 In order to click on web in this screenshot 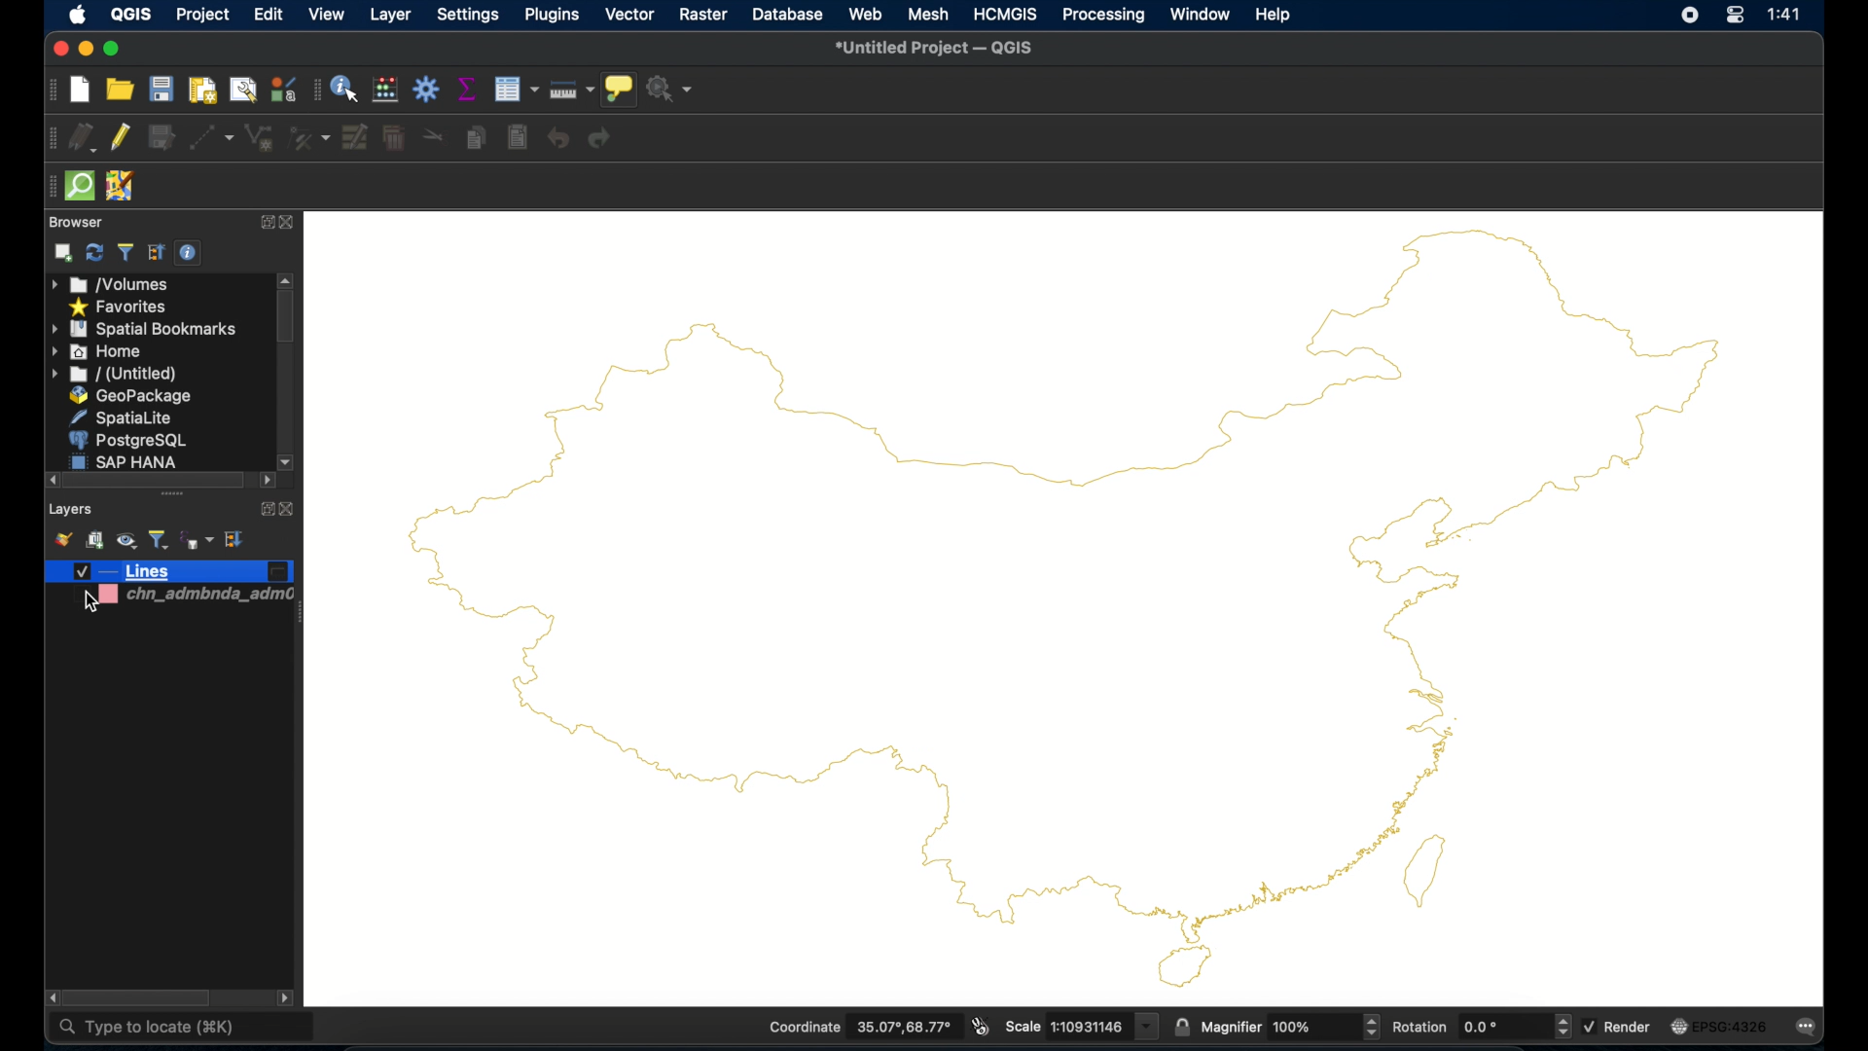, I will do `click(865, 15)`.